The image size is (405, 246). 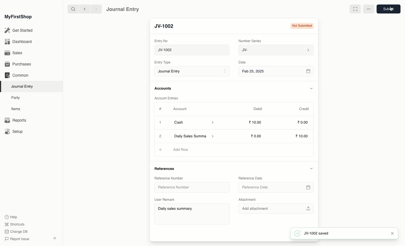 I want to click on Add attachment, so click(x=275, y=208).